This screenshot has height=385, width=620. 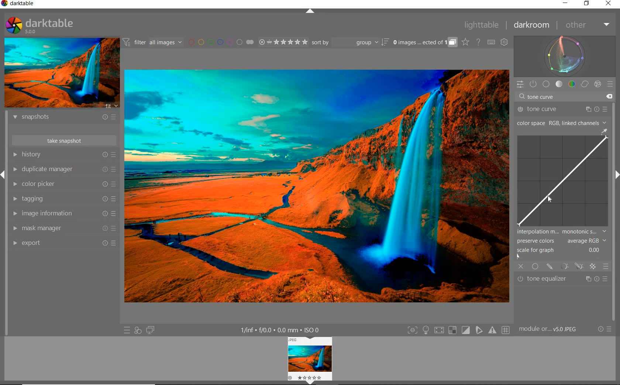 What do you see at coordinates (520, 84) in the screenshot?
I see `QUICK ACCESS PANEL` at bounding box center [520, 84].